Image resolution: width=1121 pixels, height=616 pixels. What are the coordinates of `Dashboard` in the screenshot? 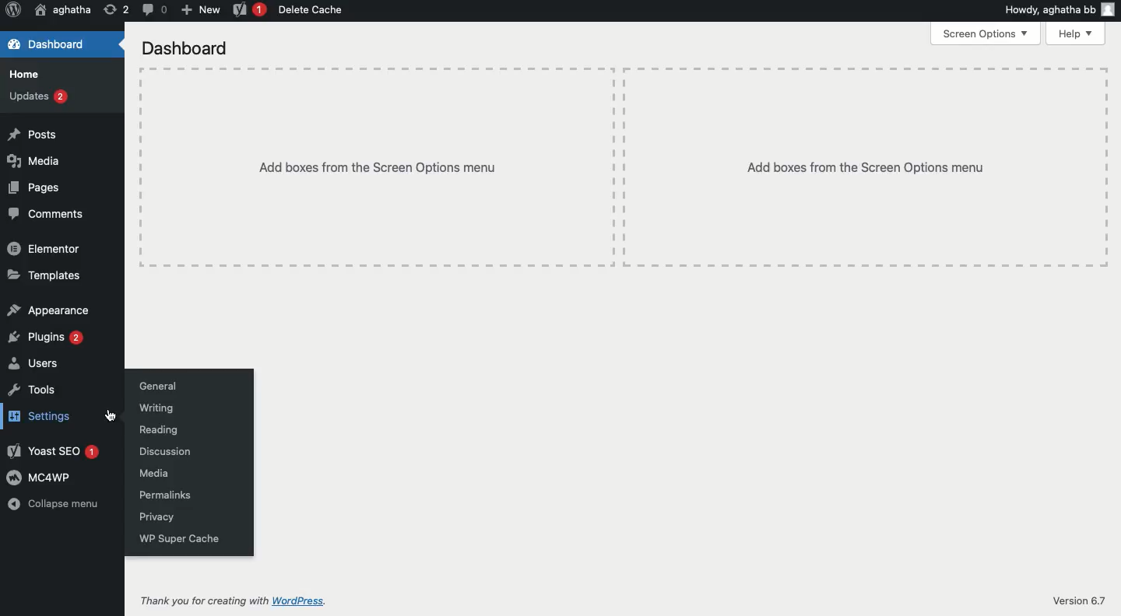 It's located at (44, 44).